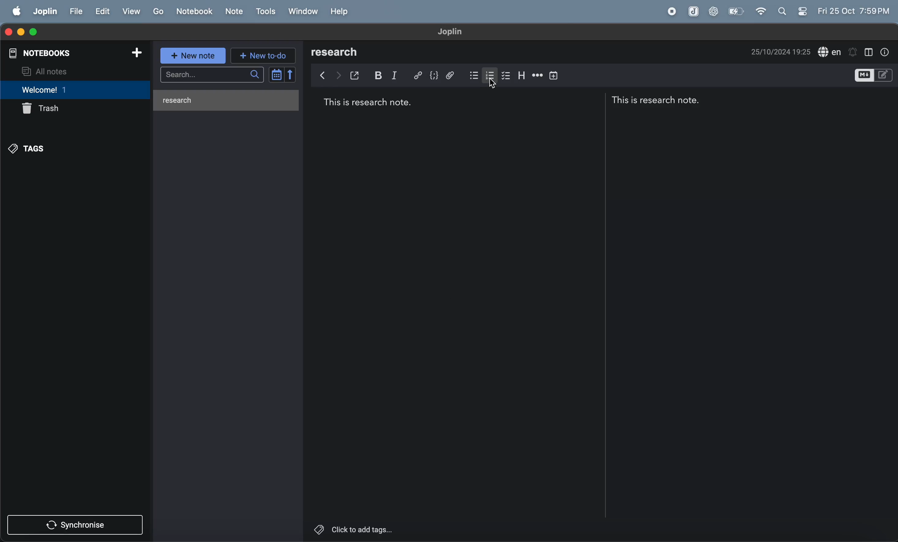 This screenshot has height=542, width=898. I want to click on heading, so click(524, 75).